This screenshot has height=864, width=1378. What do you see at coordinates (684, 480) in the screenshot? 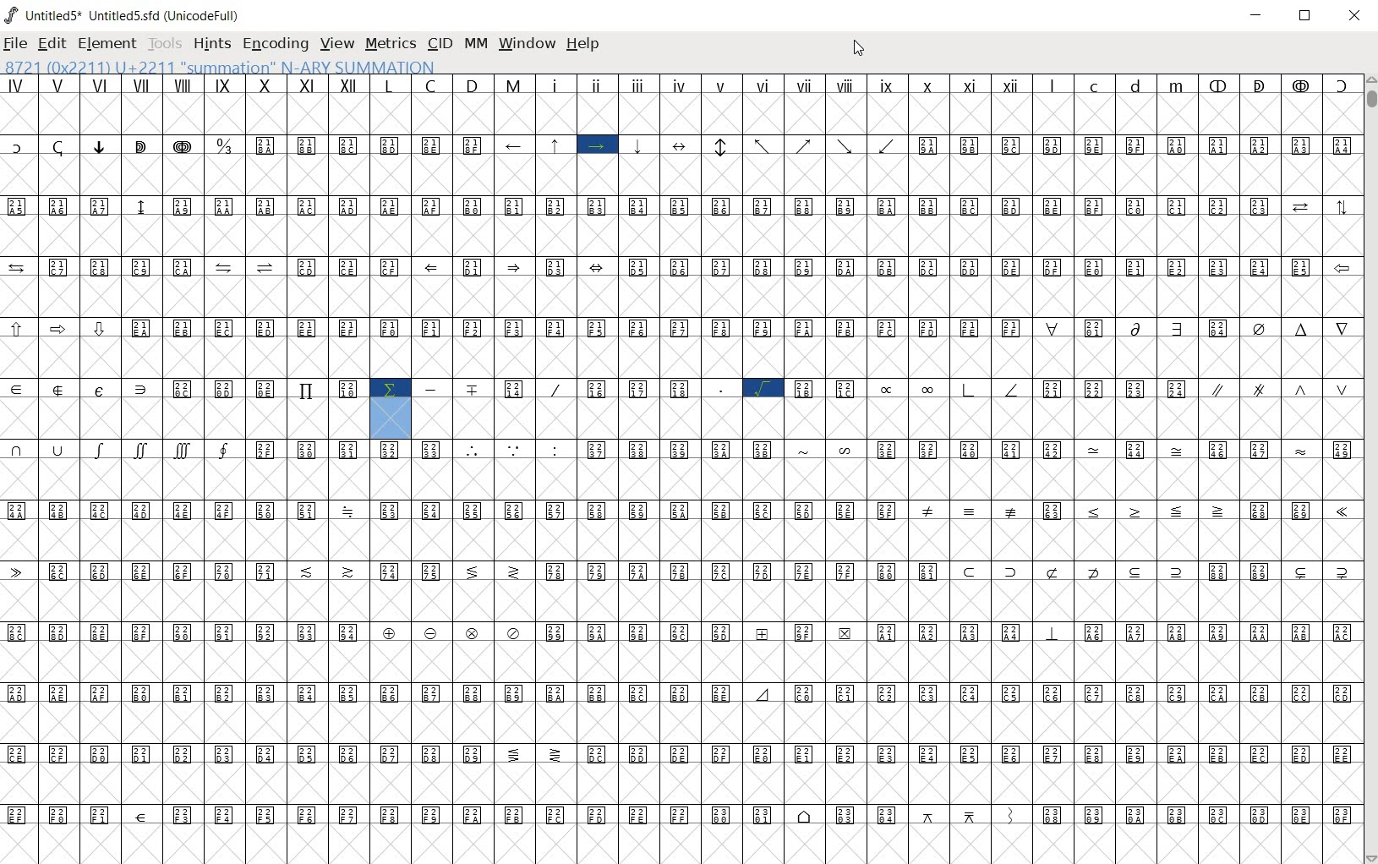
I see `empty cells` at bounding box center [684, 480].